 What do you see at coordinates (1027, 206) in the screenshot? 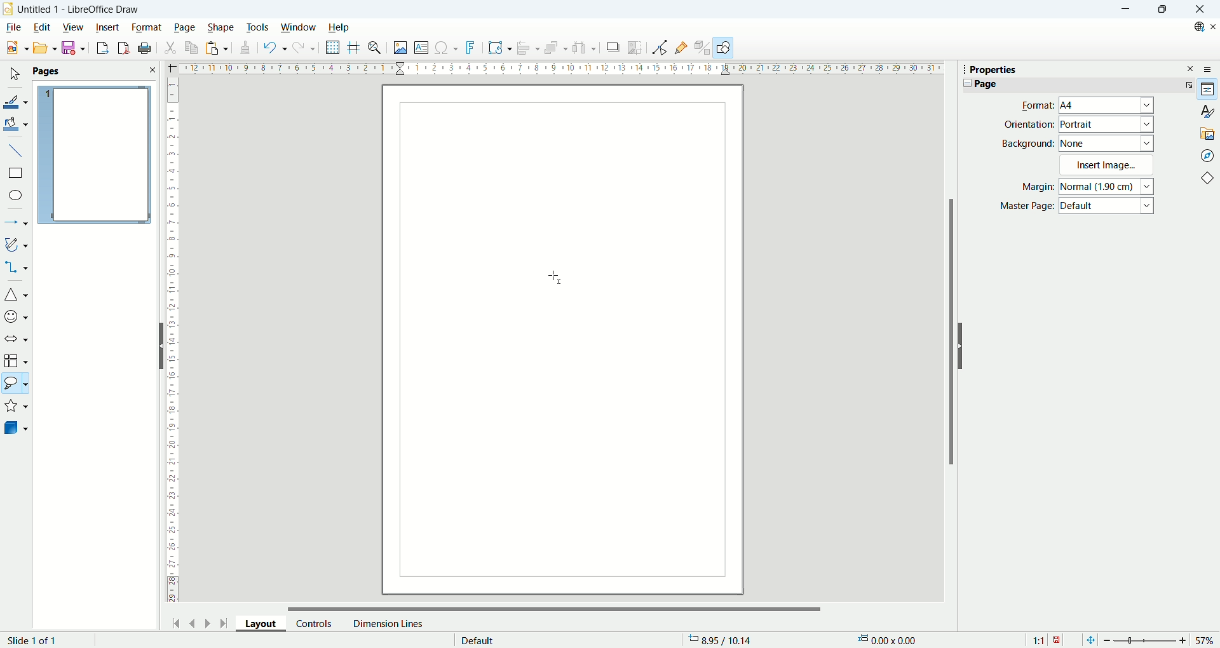
I see `Master Page` at bounding box center [1027, 206].